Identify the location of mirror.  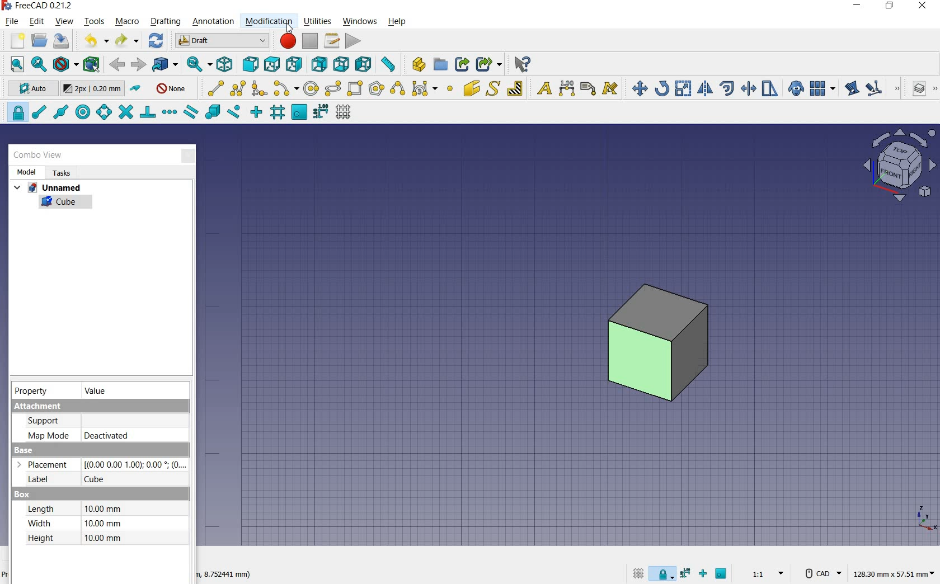
(706, 88).